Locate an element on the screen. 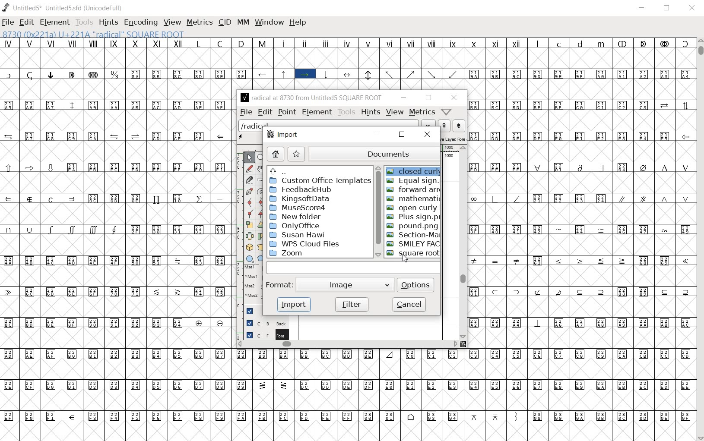  Susan Hawi is located at coordinates (296, 235).